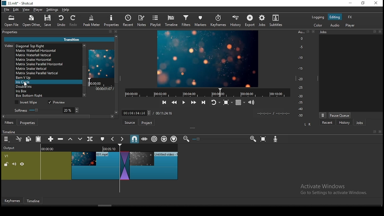  Describe the element at coordinates (264, 140) in the screenshot. I see `zoom timeline to fit` at that location.